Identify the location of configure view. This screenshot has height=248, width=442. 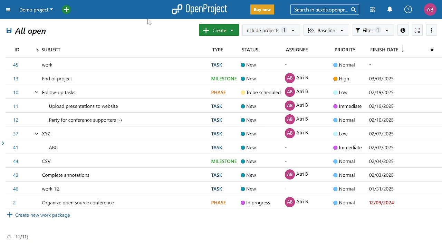
(431, 51).